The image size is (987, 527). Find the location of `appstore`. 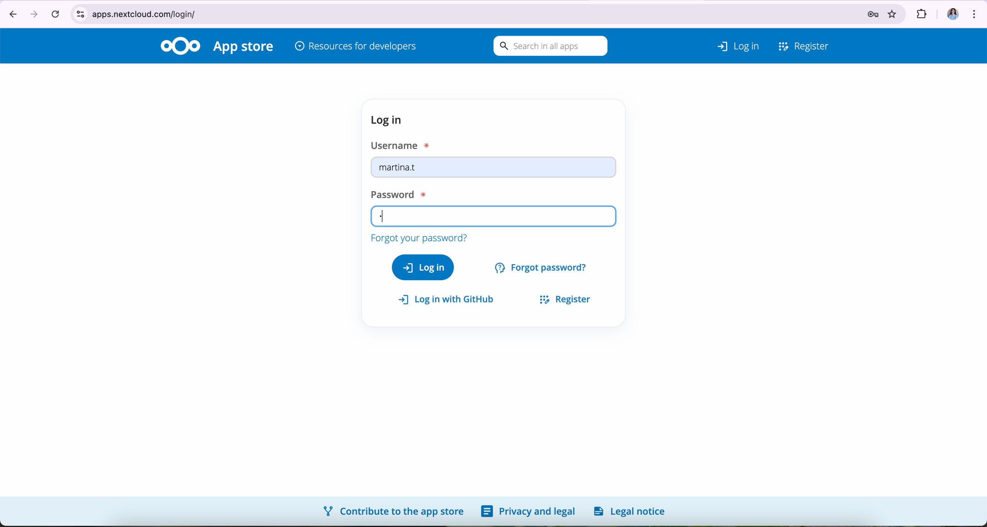

appstore is located at coordinates (245, 48).